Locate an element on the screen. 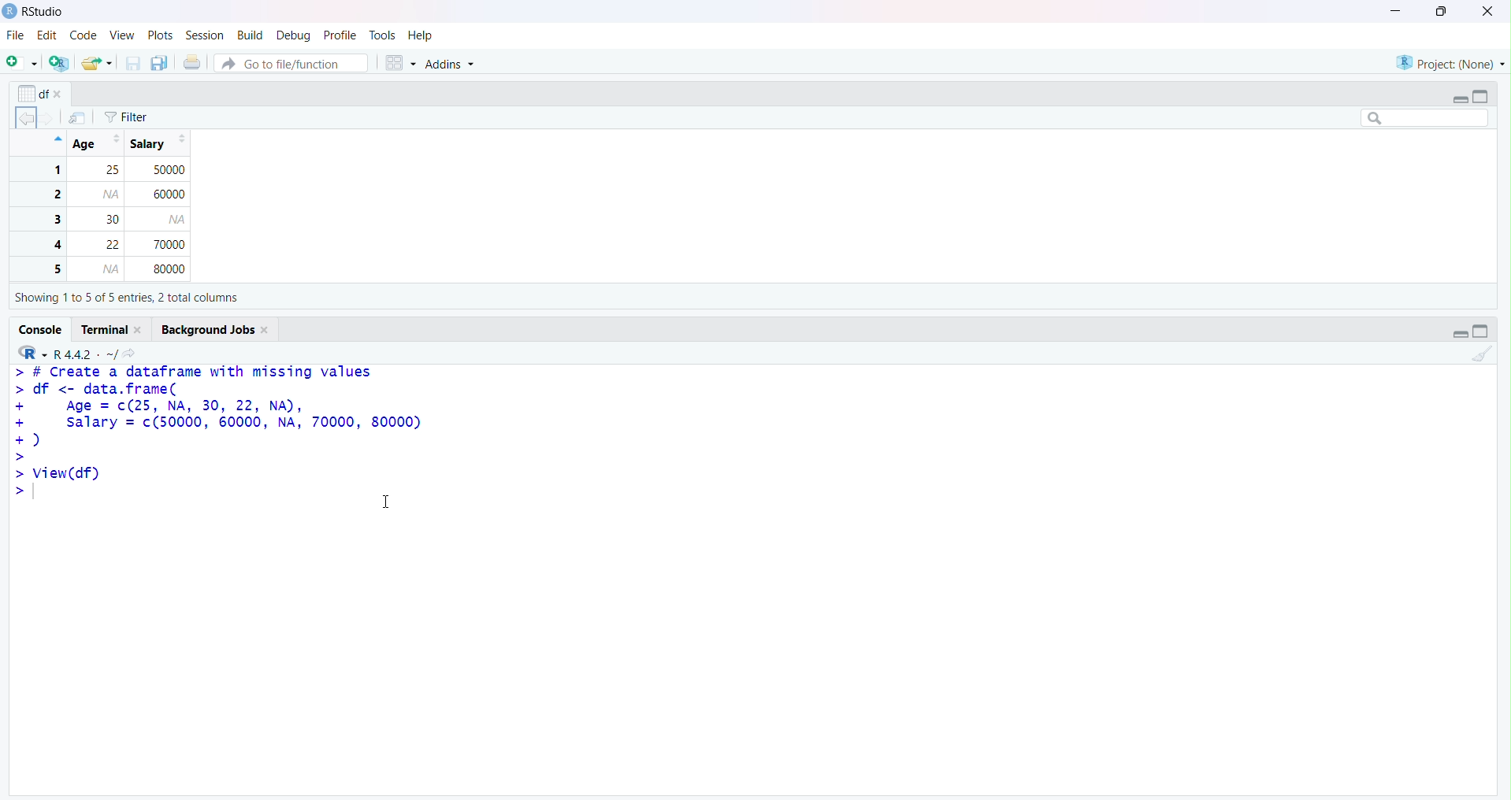 This screenshot has width=1511, height=800. Filter is located at coordinates (128, 115).